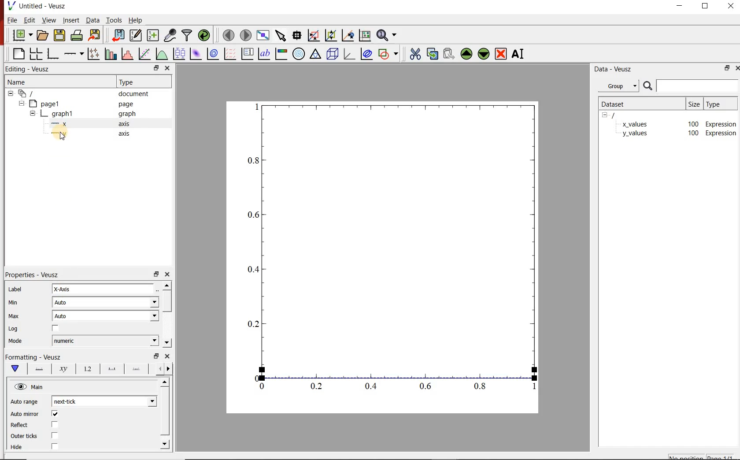 This screenshot has height=460, width=740. Describe the element at coordinates (31, 93) in the screenshot. I see `all apegs` at that location.